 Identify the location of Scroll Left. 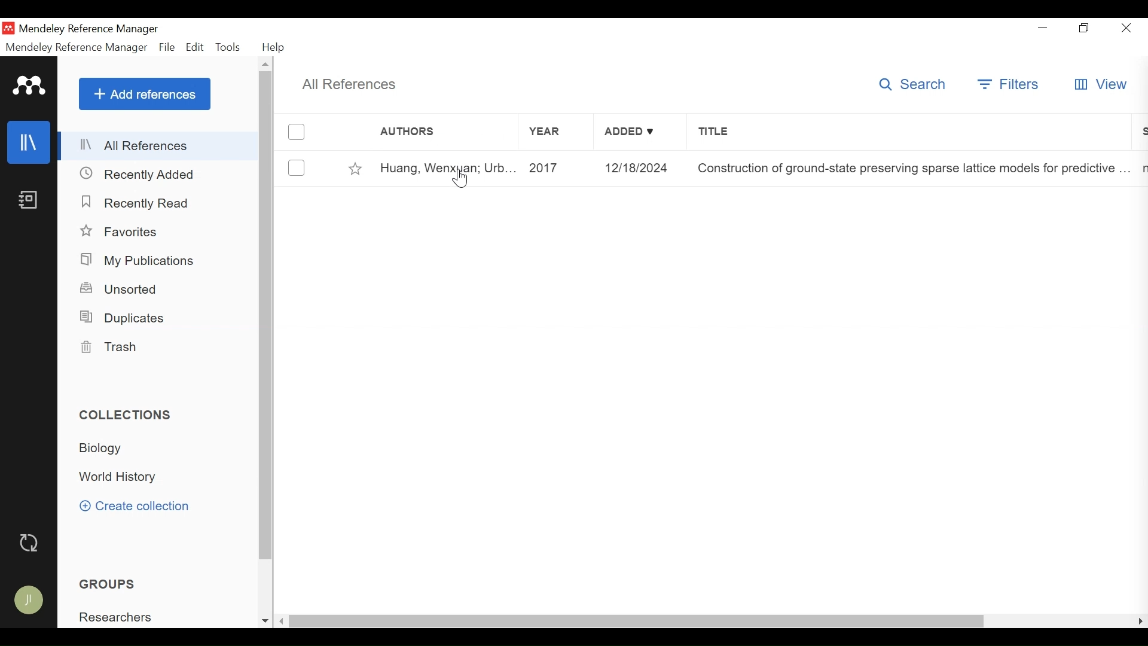
(282, 621).